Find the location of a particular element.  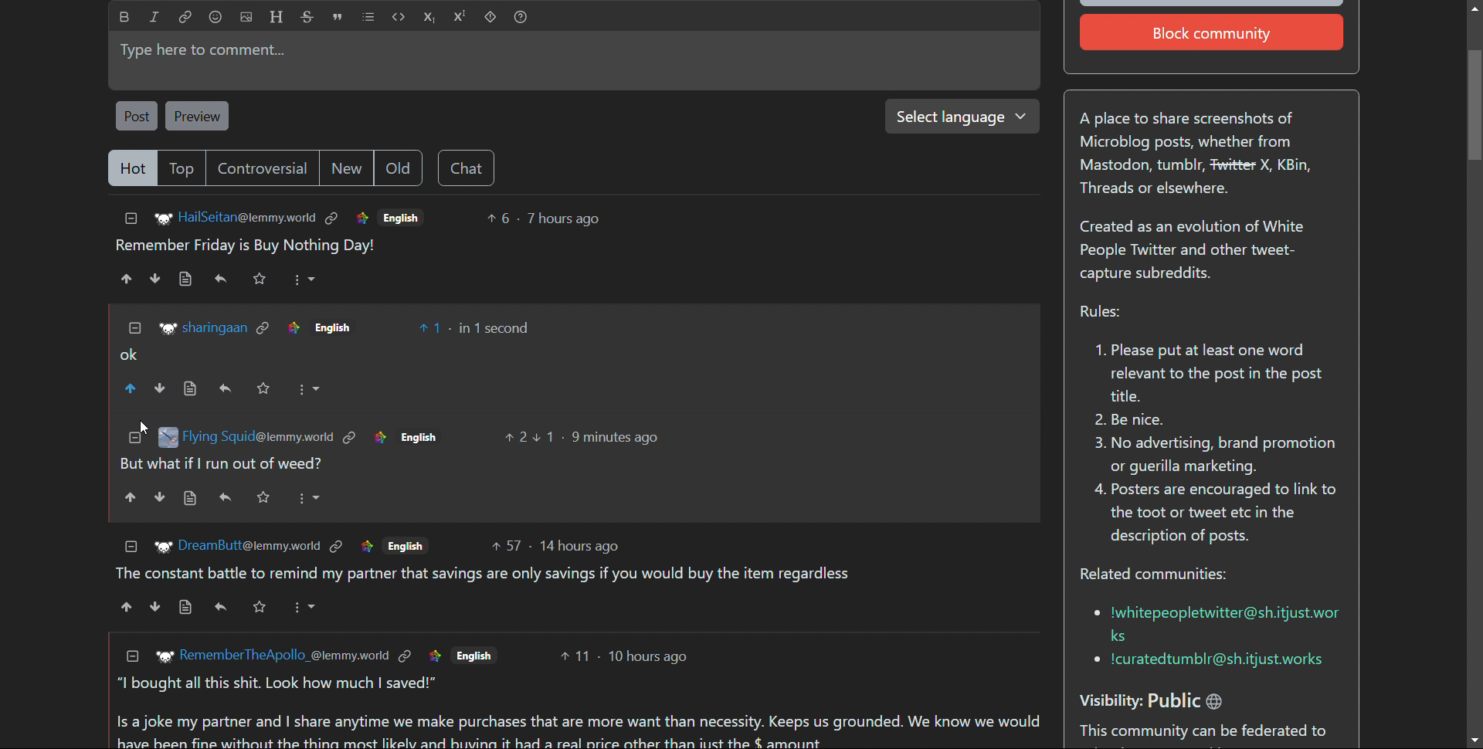

username is located at coordinates (257, 436).